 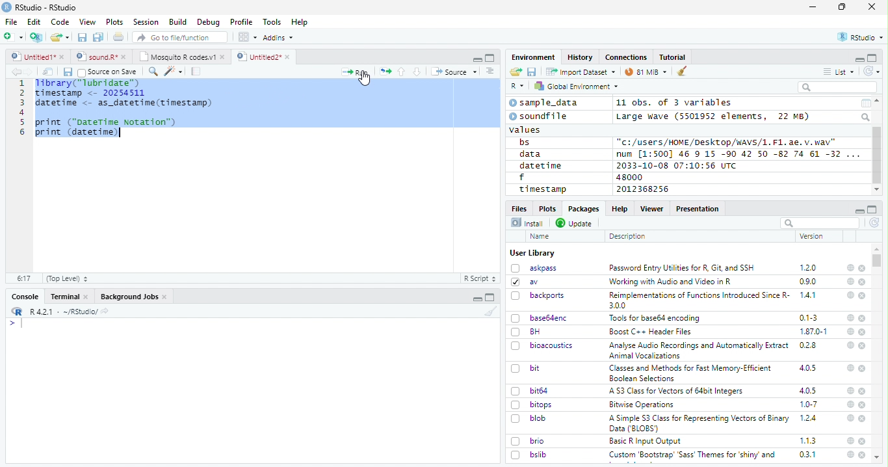 What do you see at coordinates (645, 189) in the screenshot?
I see `2012368256` at bounding box center [645, 189].